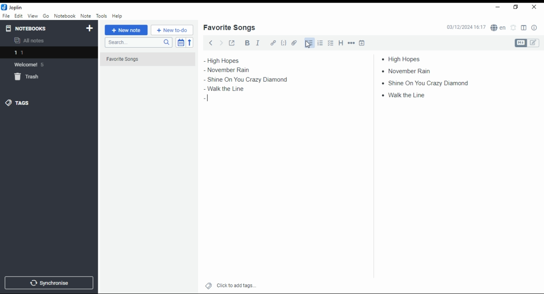  I want to click on icon, so click(13, 7).